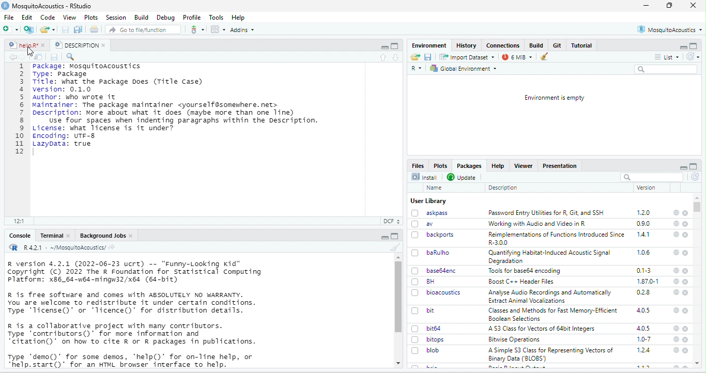 The height and width of the screenshot is (373, 706). What do you see at coordinates (217, 18) in the screenshot?
I see `Tools` at bounding box center [217, 18].